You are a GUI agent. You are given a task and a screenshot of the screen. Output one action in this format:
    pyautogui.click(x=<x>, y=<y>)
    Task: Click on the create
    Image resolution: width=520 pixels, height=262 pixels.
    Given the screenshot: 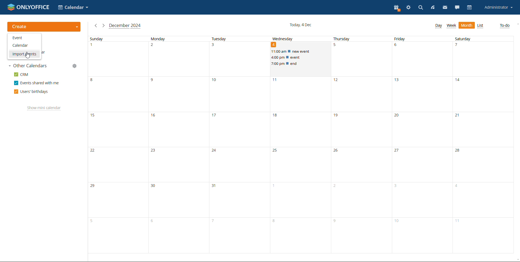 What is the action you would take?
    pyautogui.click(x=44, y=27)
    